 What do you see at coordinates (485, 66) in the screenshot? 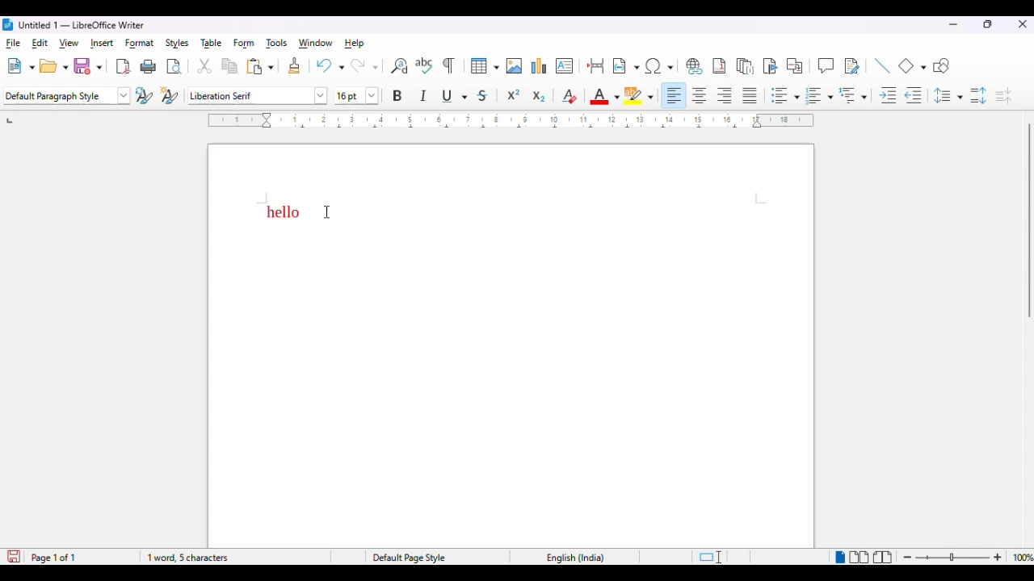
I see `insert table` at bounding box center [485, 66].